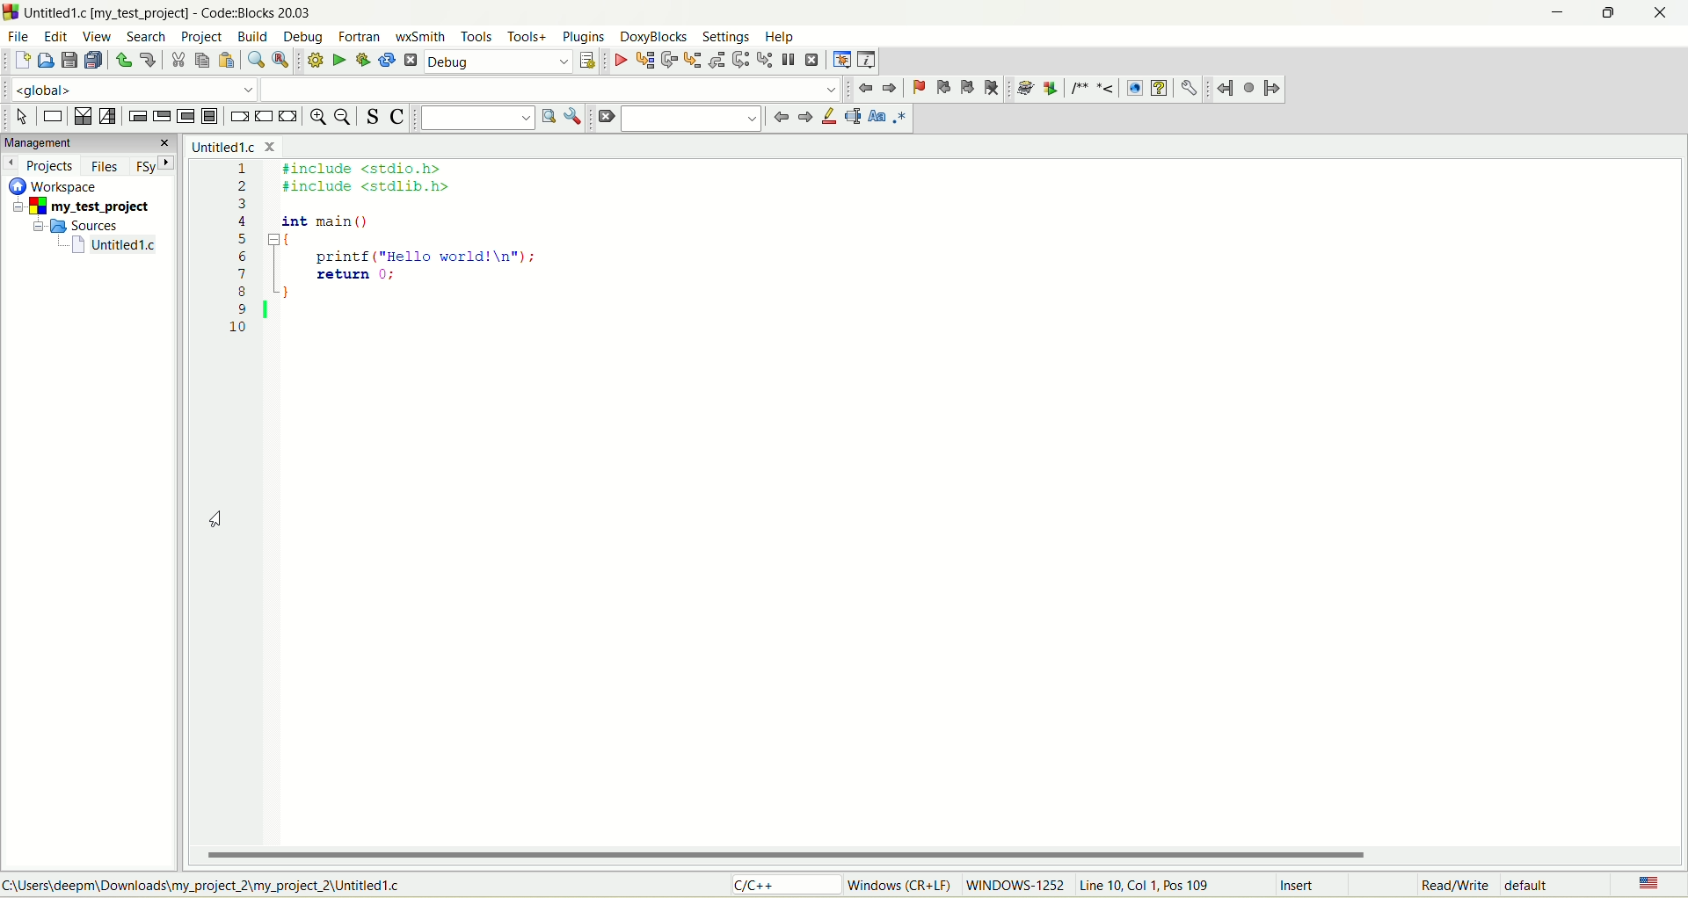 Image resolution: width=1688 pixels, height=898 pixels. Describe the element at coordinates (740, 61) in the screenshot. I see `next instruction` at that location.